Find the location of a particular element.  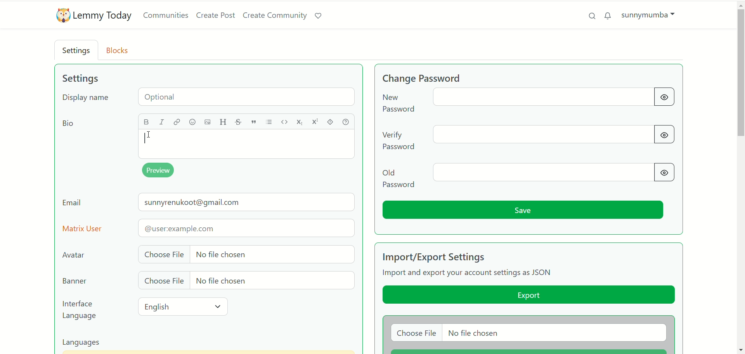

email is located at coordinates (209, 204).